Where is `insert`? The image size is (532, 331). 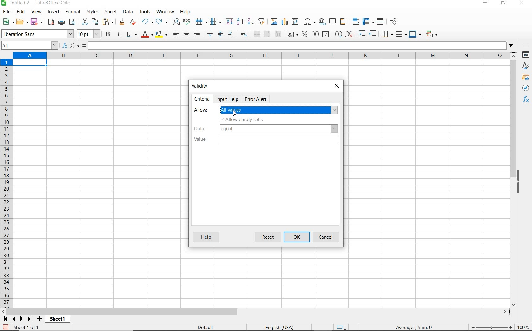 insert is located at coordinates (53, 12).